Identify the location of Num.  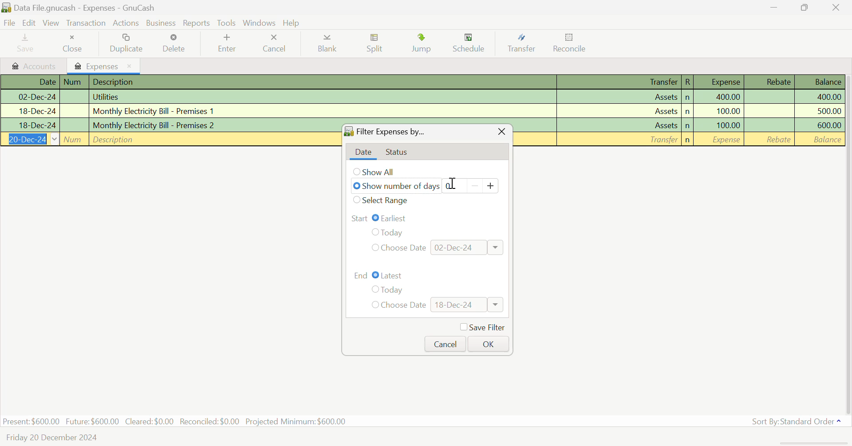
(73, 97).